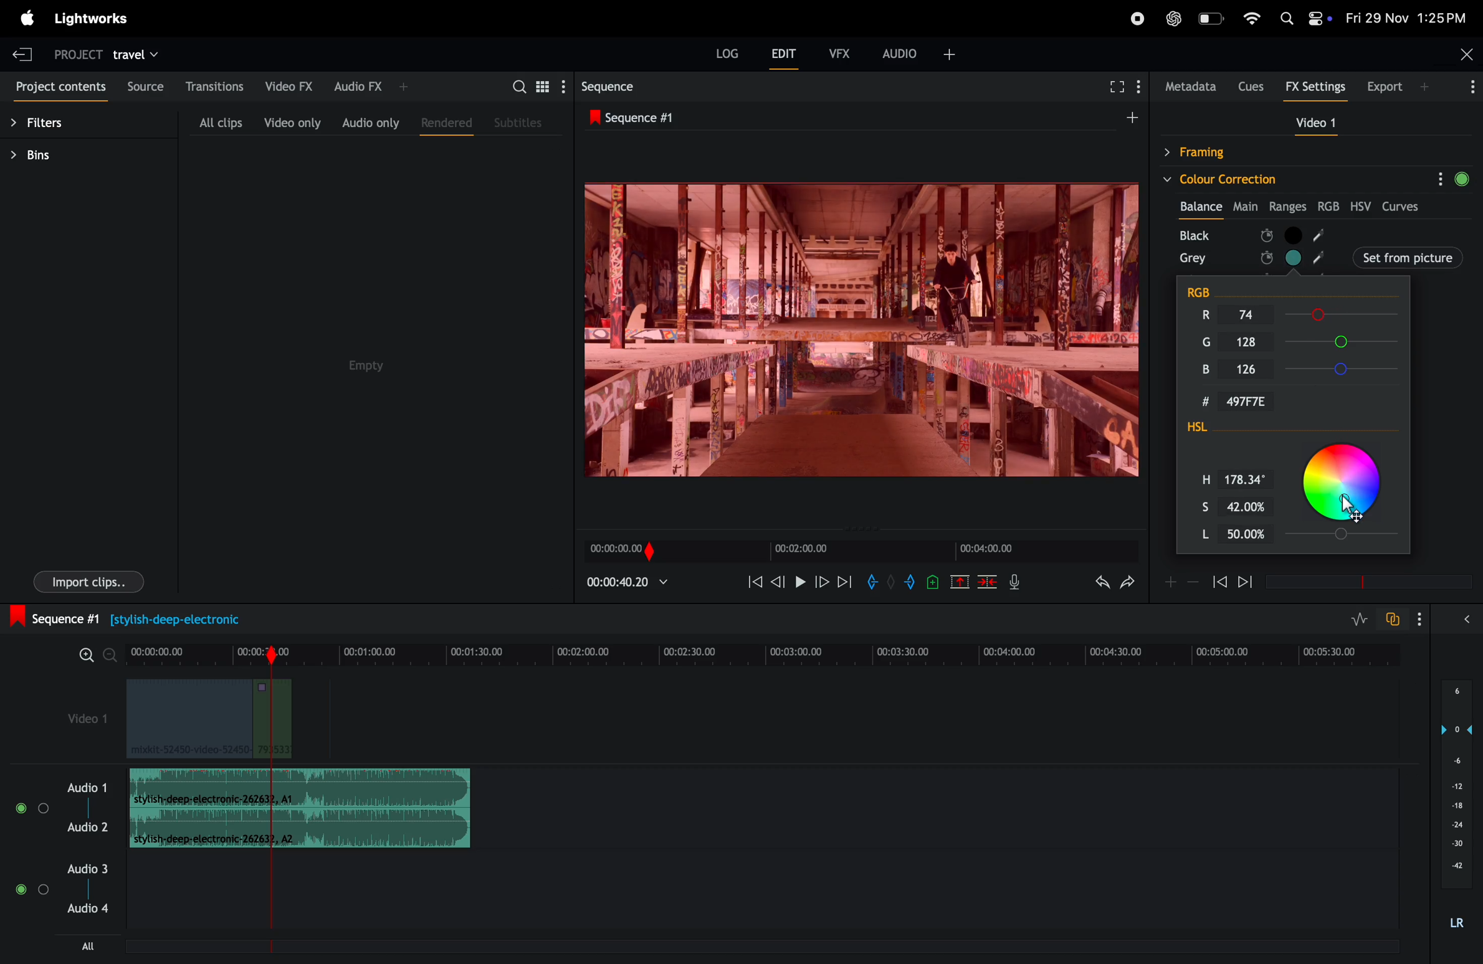  What do you see at coordinates (1391, 619) in the screenshot?
I see `tofggle audio track` at bounding box center [1391, 619].